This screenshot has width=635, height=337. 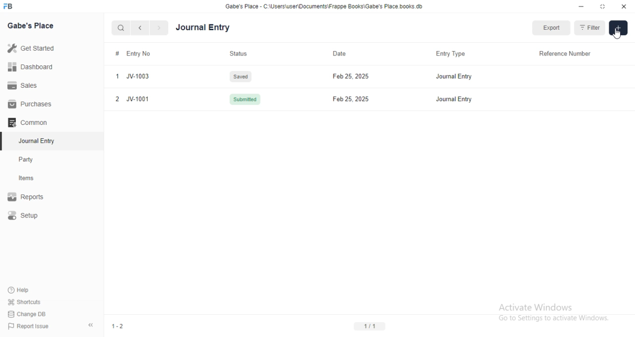 I want to click on Next, so click(x=158, y=28).